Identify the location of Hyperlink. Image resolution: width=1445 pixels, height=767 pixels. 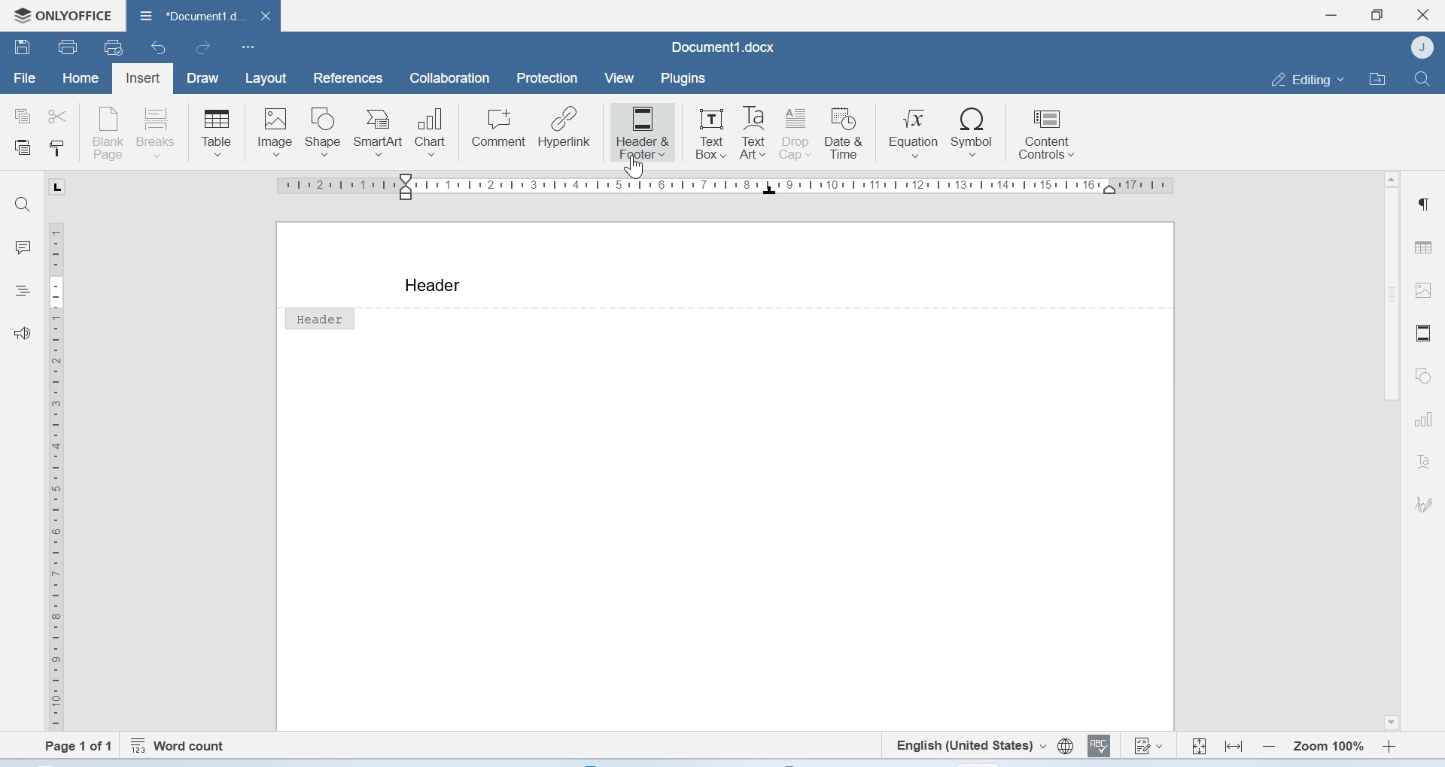
(565, 129).